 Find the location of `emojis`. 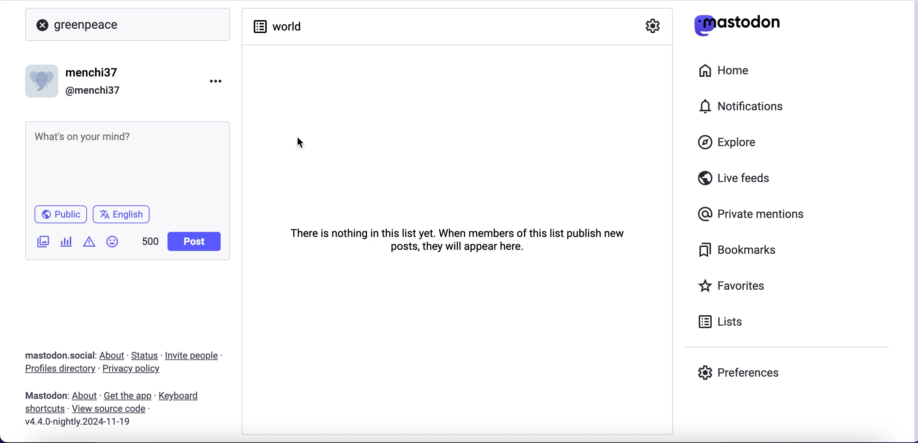

emojis is located at coordinates (115, 245).